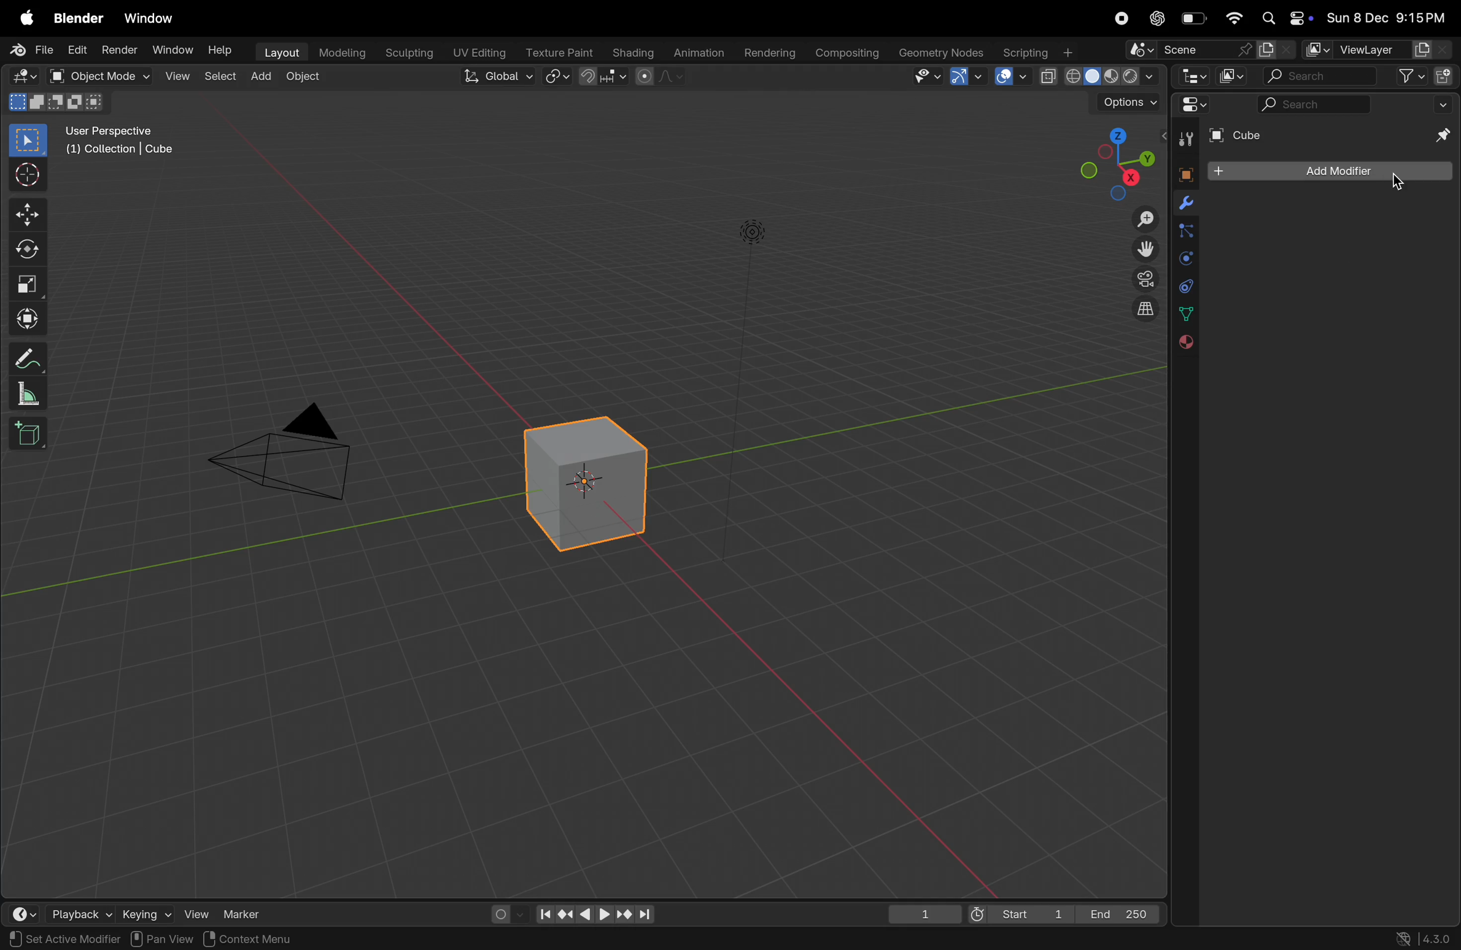 This screenshot has height=950, width=1461. What do you see at coordinates (1141, 278) in the screenshot?
I see `switch camera view` at bounding box center [1141, 278].